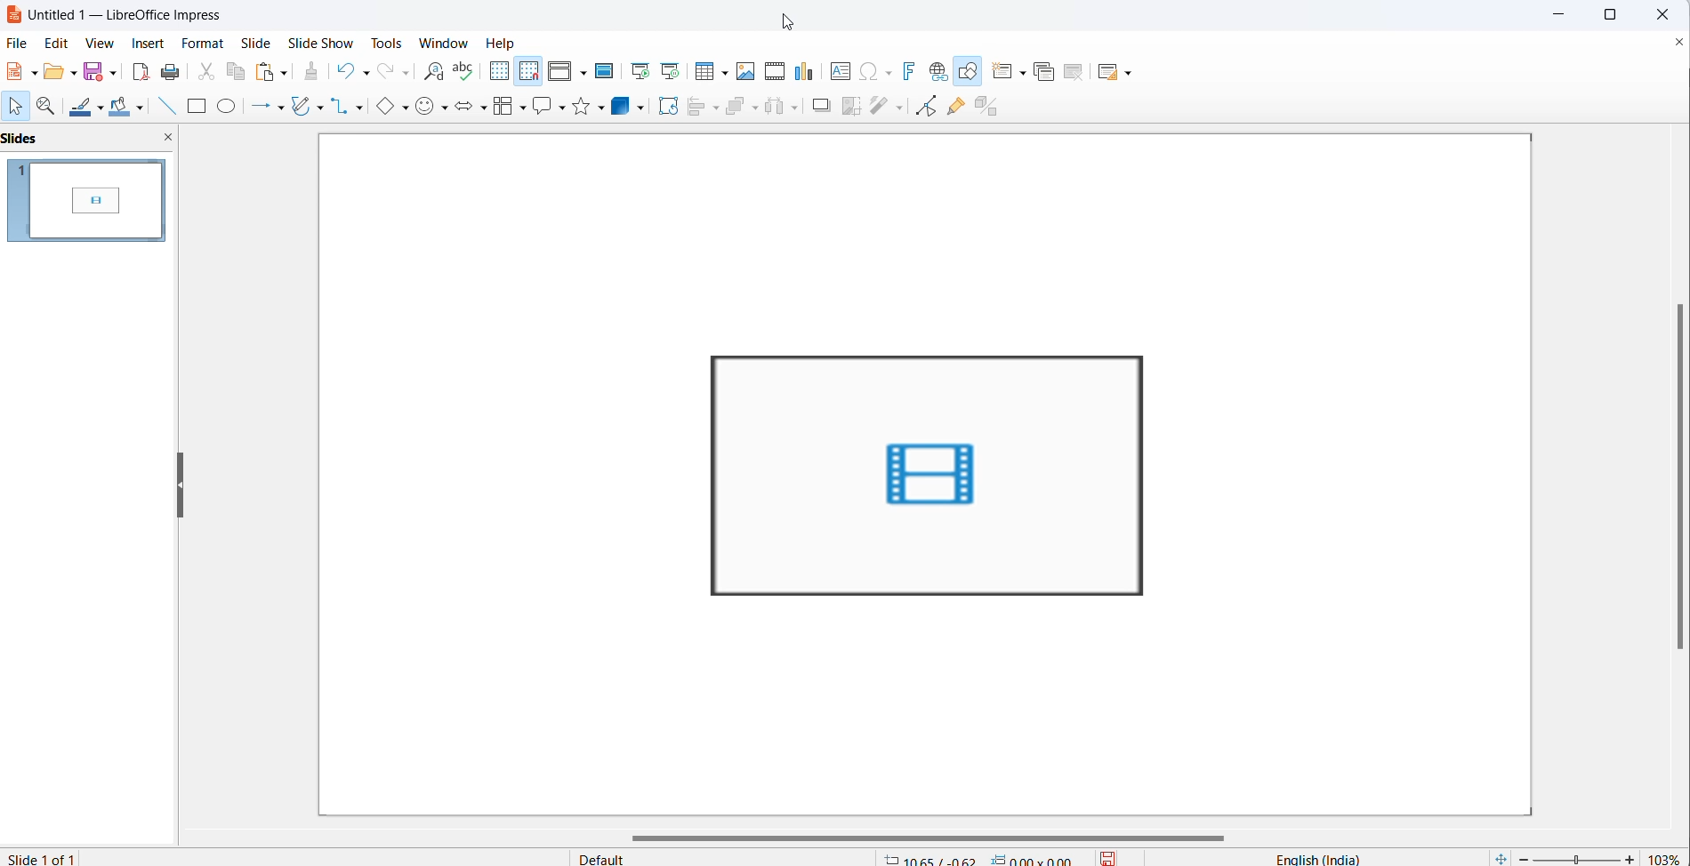 The width and height of the screenshot is (1690, 866). I want to click on display view options, so click(584, 74).